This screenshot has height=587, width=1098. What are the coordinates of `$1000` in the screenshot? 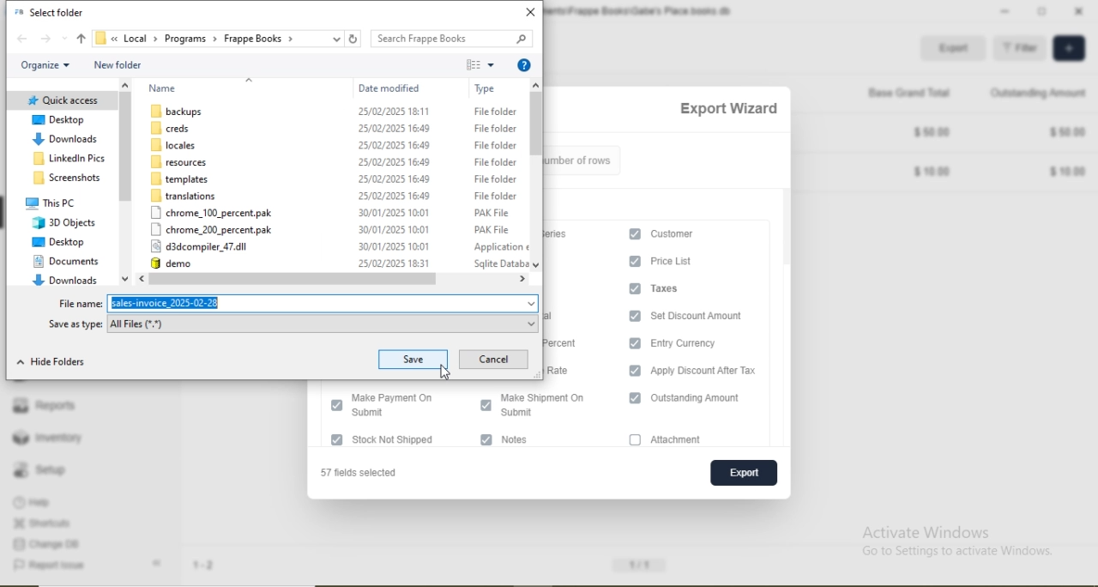 It's located at (933, 173).